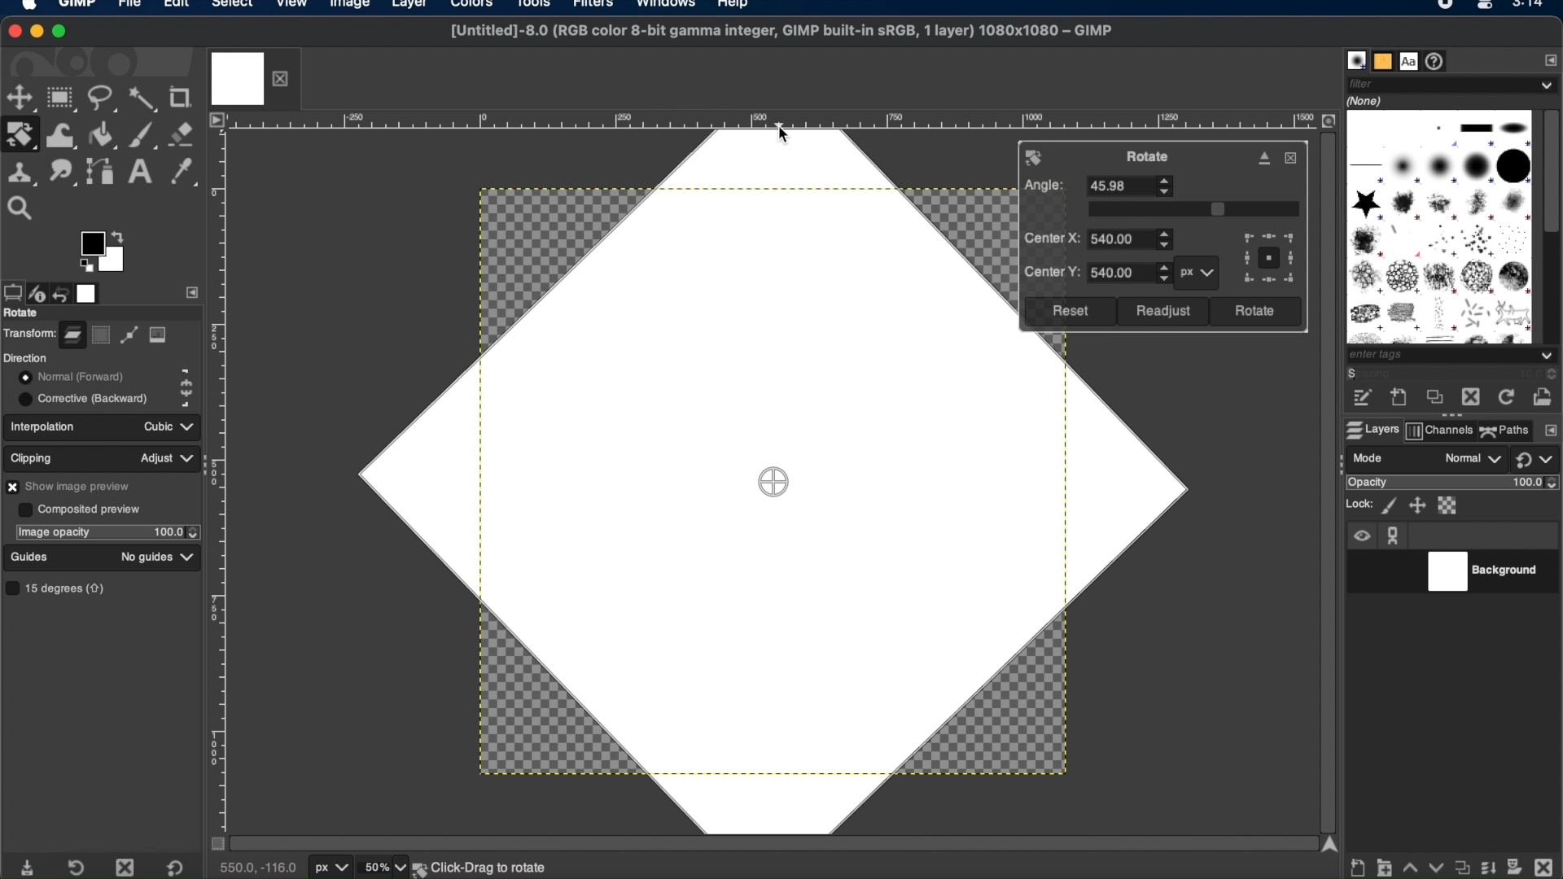 The width and height of the screenshot is (1563, 879). What do you see at coordinates (116, 268) in the screenshot?
I see `active background color` at bounding box center [116, 268].